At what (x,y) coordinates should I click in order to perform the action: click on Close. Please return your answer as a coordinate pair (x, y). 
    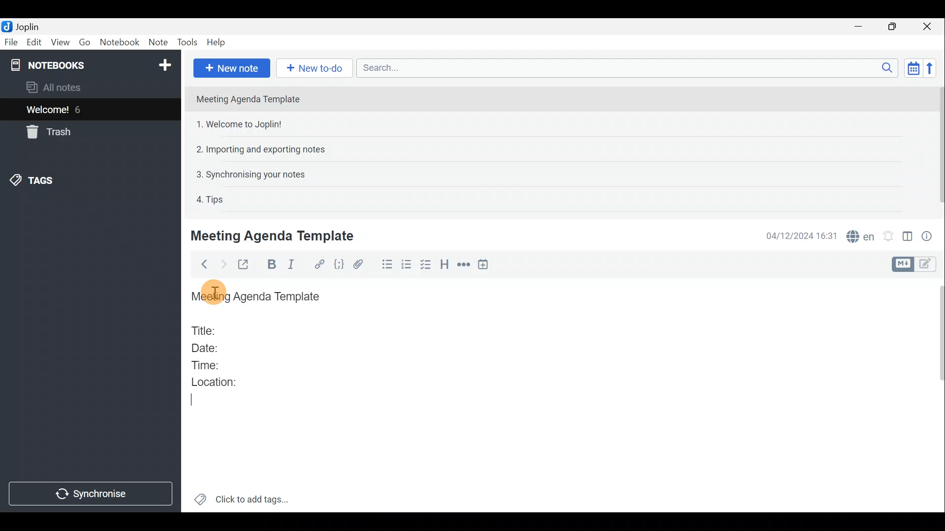
    Looking at the image, I should click on (928, 27).